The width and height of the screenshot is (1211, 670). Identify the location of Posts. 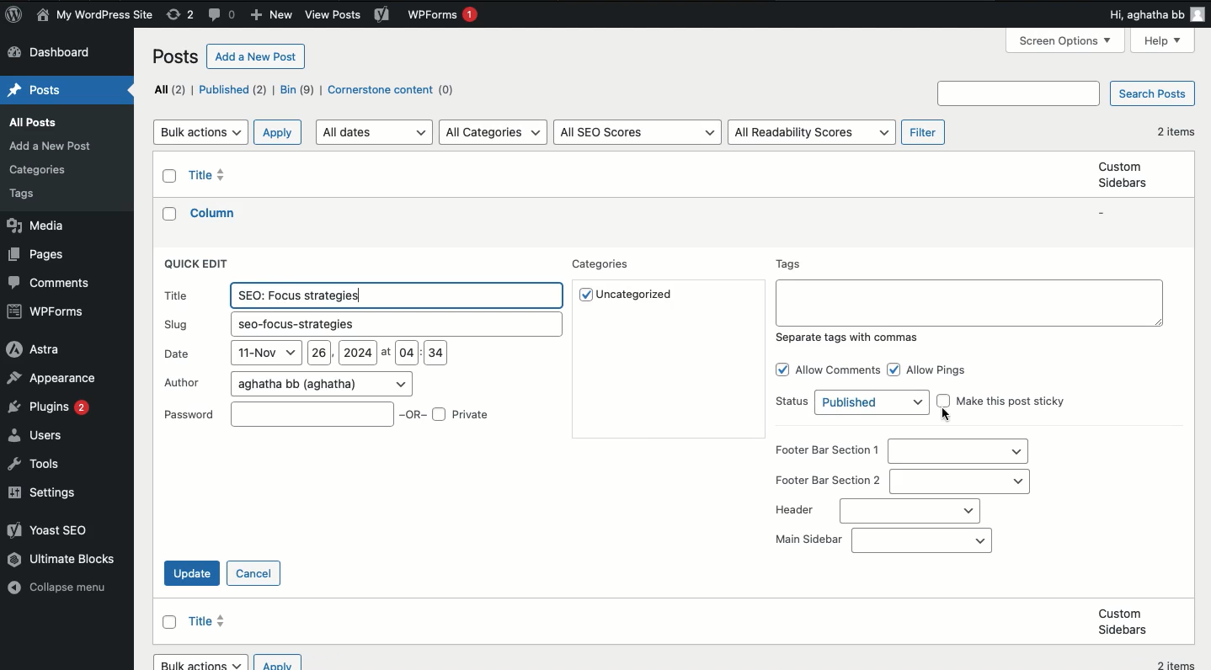
(54, 146).